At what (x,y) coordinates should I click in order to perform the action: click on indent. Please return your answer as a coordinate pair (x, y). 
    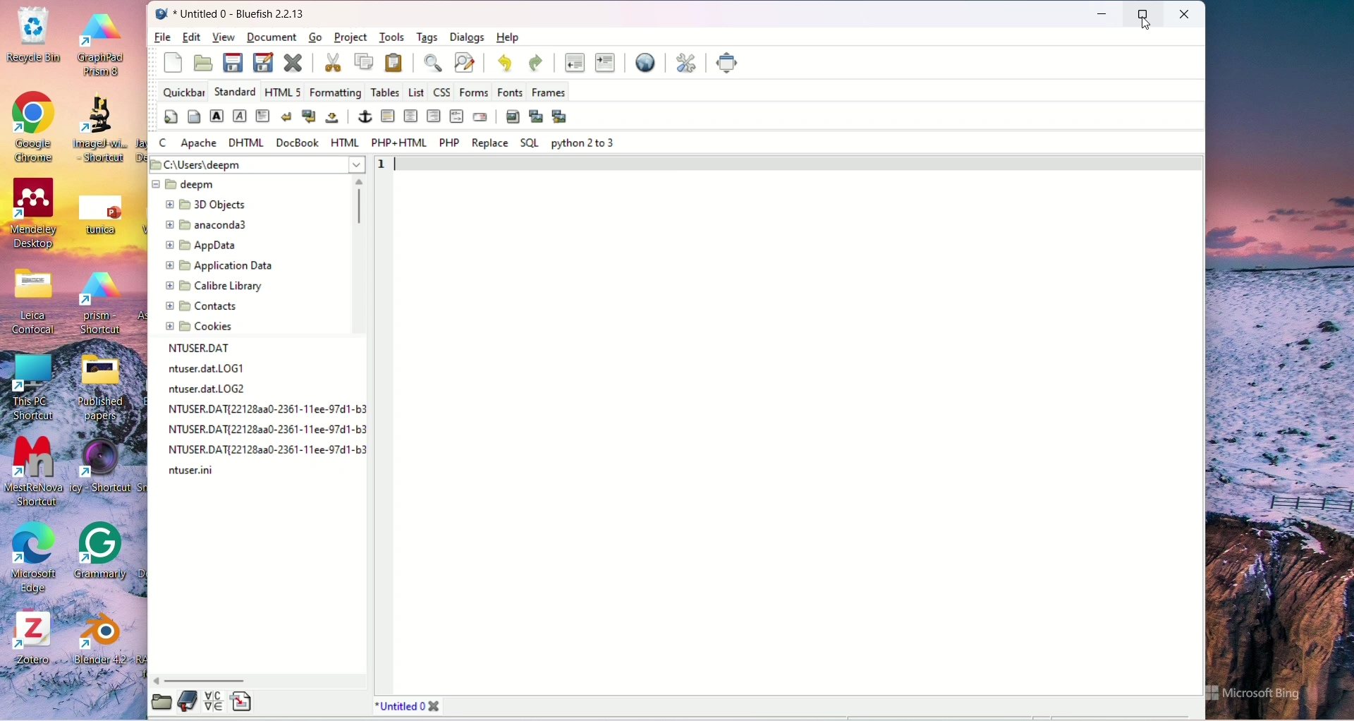
    Looking at the image, I should click on (606, 63).